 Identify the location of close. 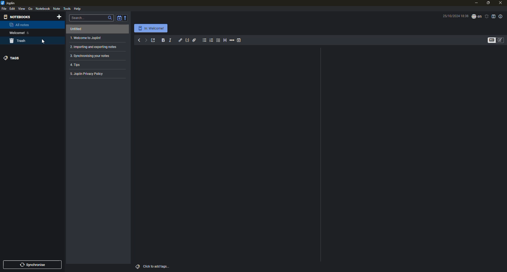
(500, 2).